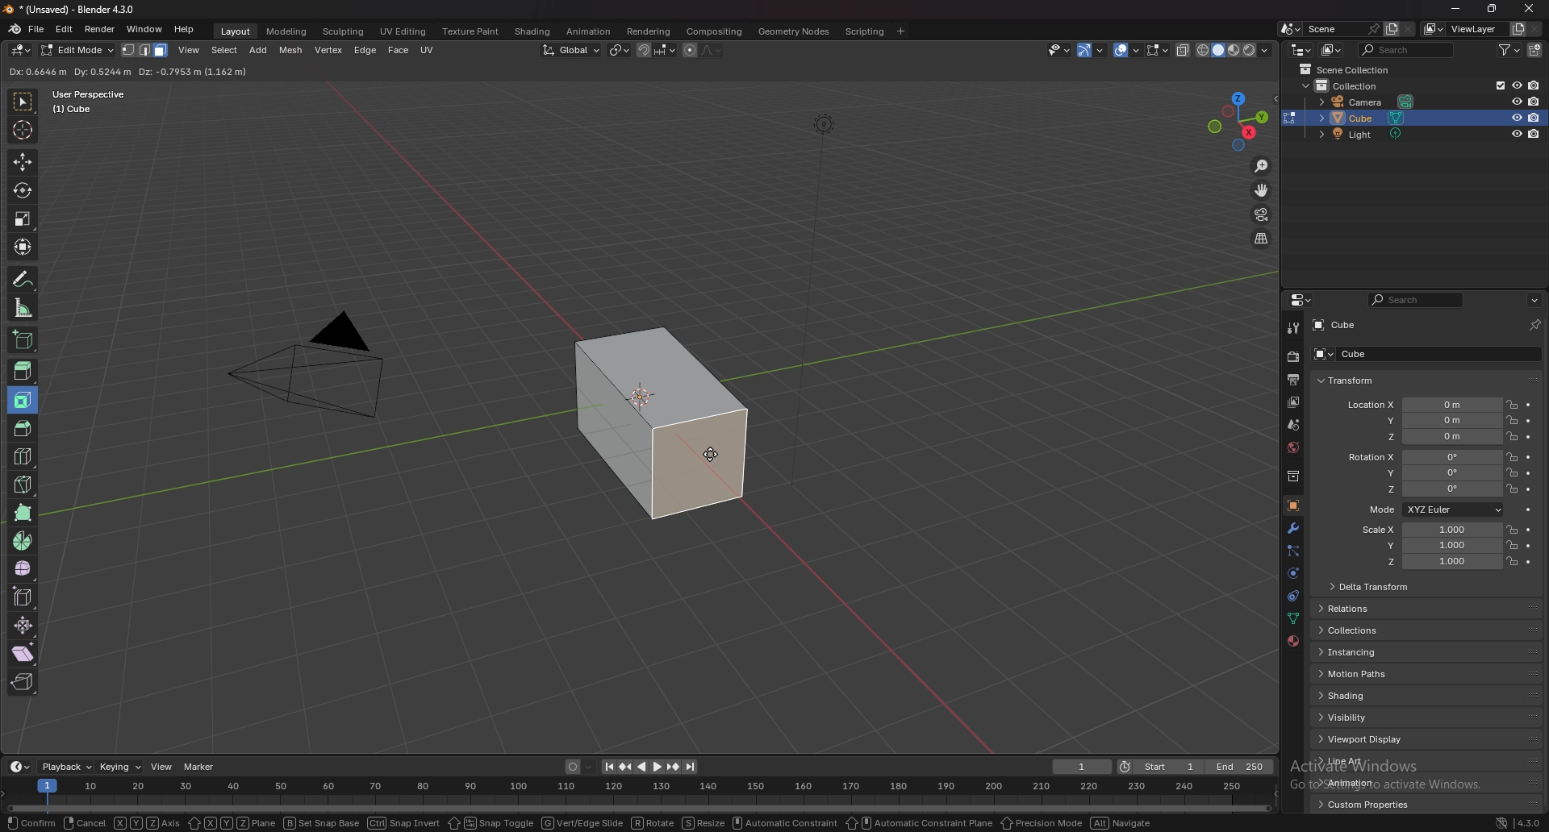 The height and width of the screenshot is (832, 1549). What do you see at coordinates (650, 768) in the screenshot?
I see `play animation` at bounding box center [650, 768].